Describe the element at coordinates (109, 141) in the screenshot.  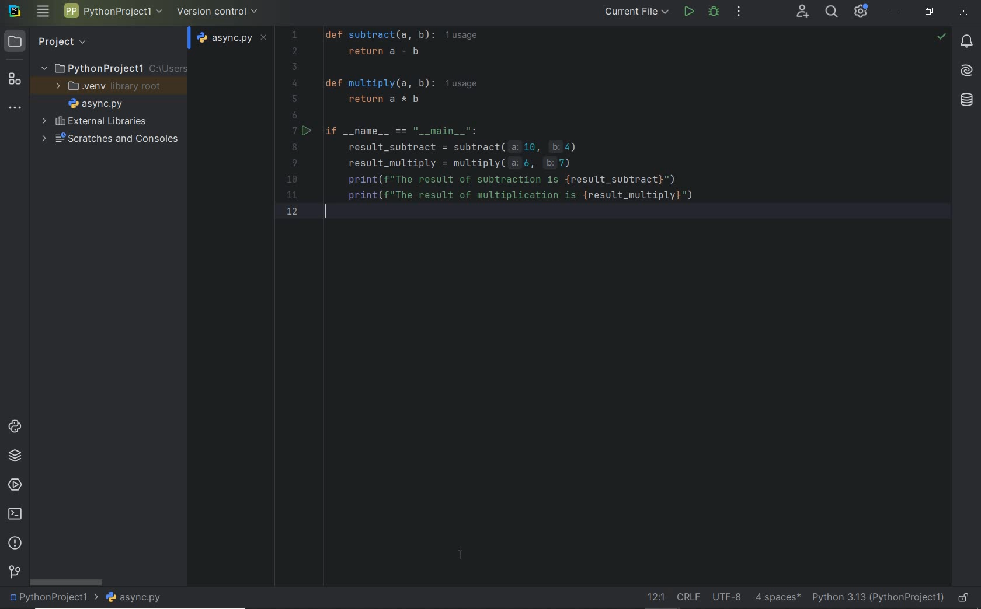
I see `scratches and consoles` at that location.